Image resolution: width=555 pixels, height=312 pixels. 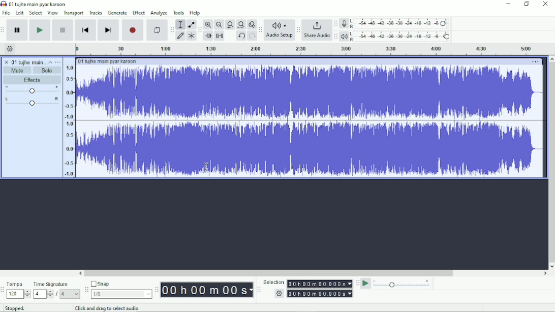 What do you see at coordinates (53, 13) in the screenshot?
I see `View` at bounding box center [53, 13].